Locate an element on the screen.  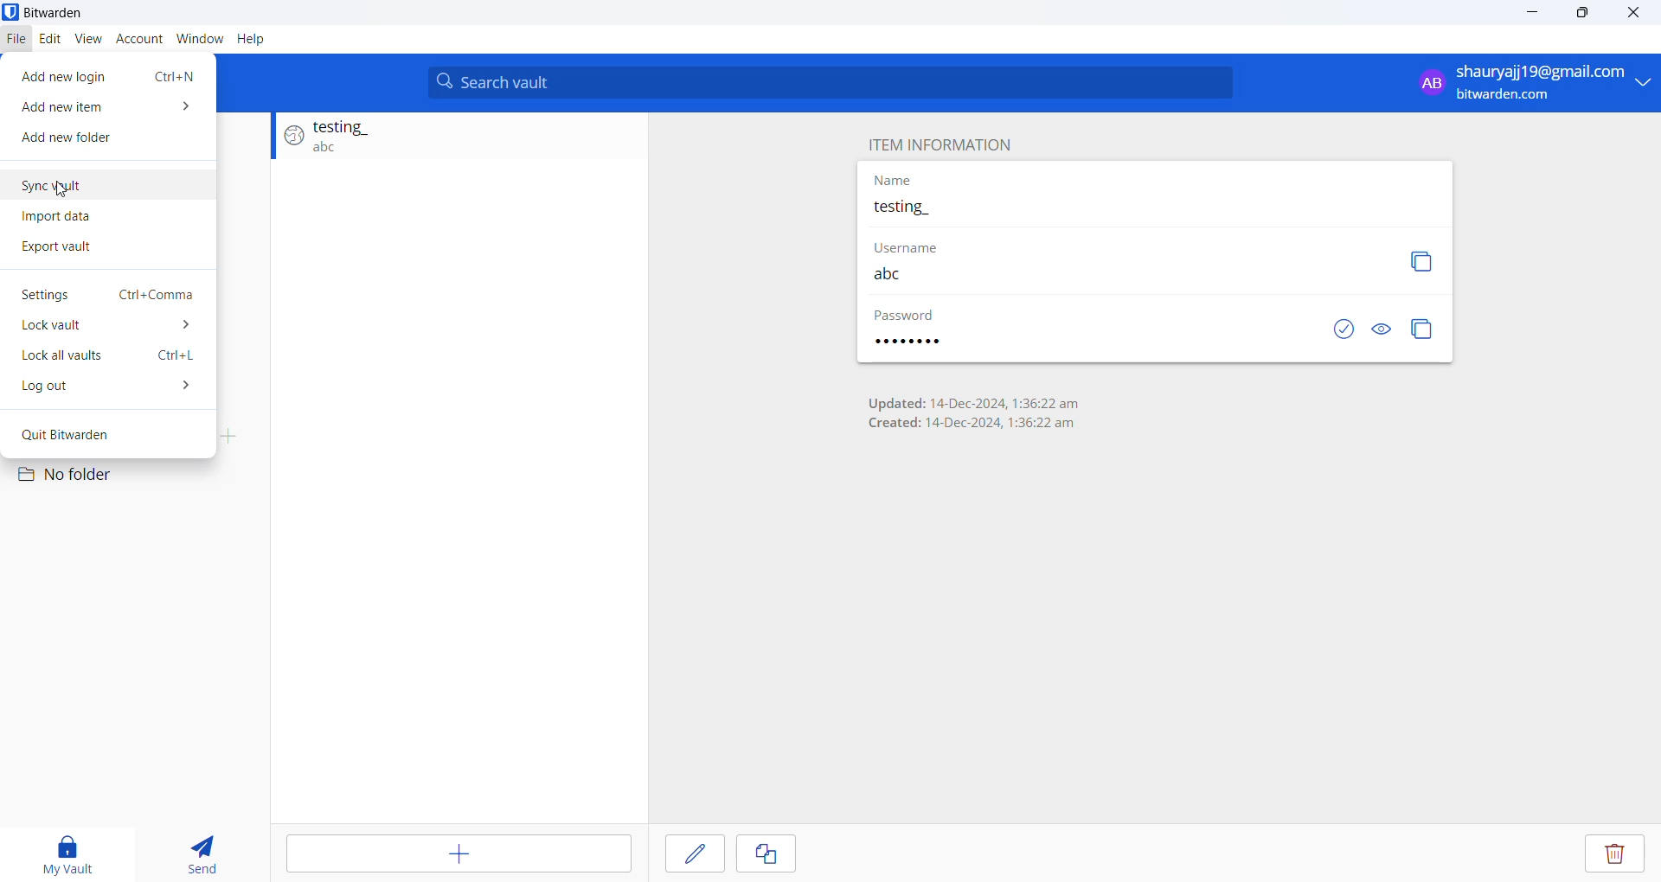
Search bar is located at coordinates (831, 83).